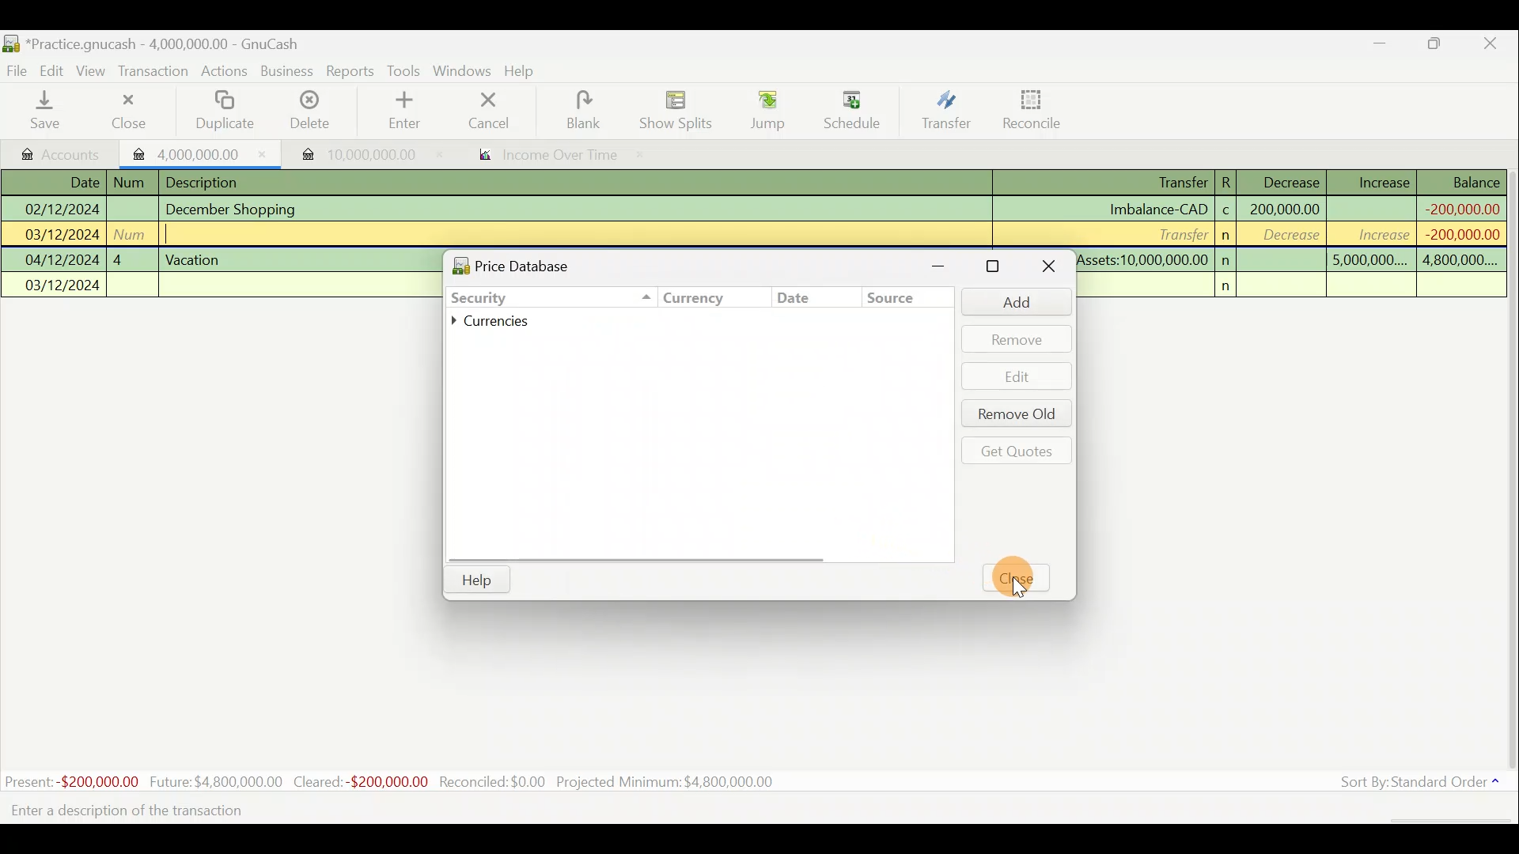 The height and width of the screenshot is (854, 1519). Describe the element at coordinates (677, 110) in the screenshot. I see `Show splits` at that location.